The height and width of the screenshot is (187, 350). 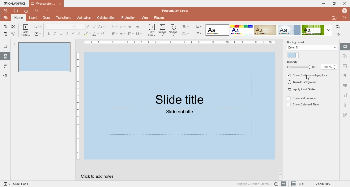 I want to click on slide number, so click(x=23, y=183).